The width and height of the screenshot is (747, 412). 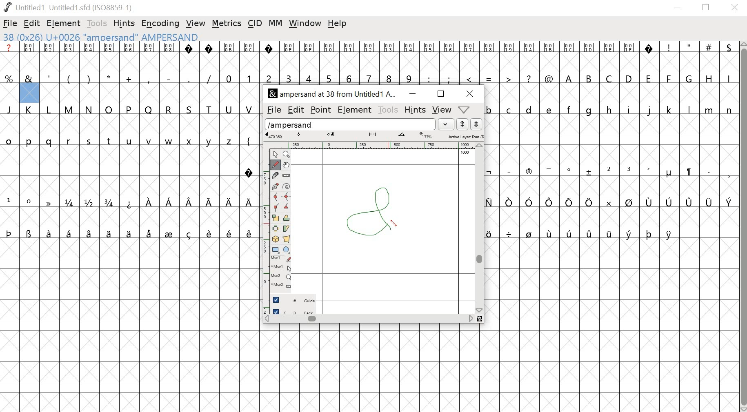 What do you see at coordinates (447, 124) in the screenshot?
I see `drop down` at bounding box center [447, 124].